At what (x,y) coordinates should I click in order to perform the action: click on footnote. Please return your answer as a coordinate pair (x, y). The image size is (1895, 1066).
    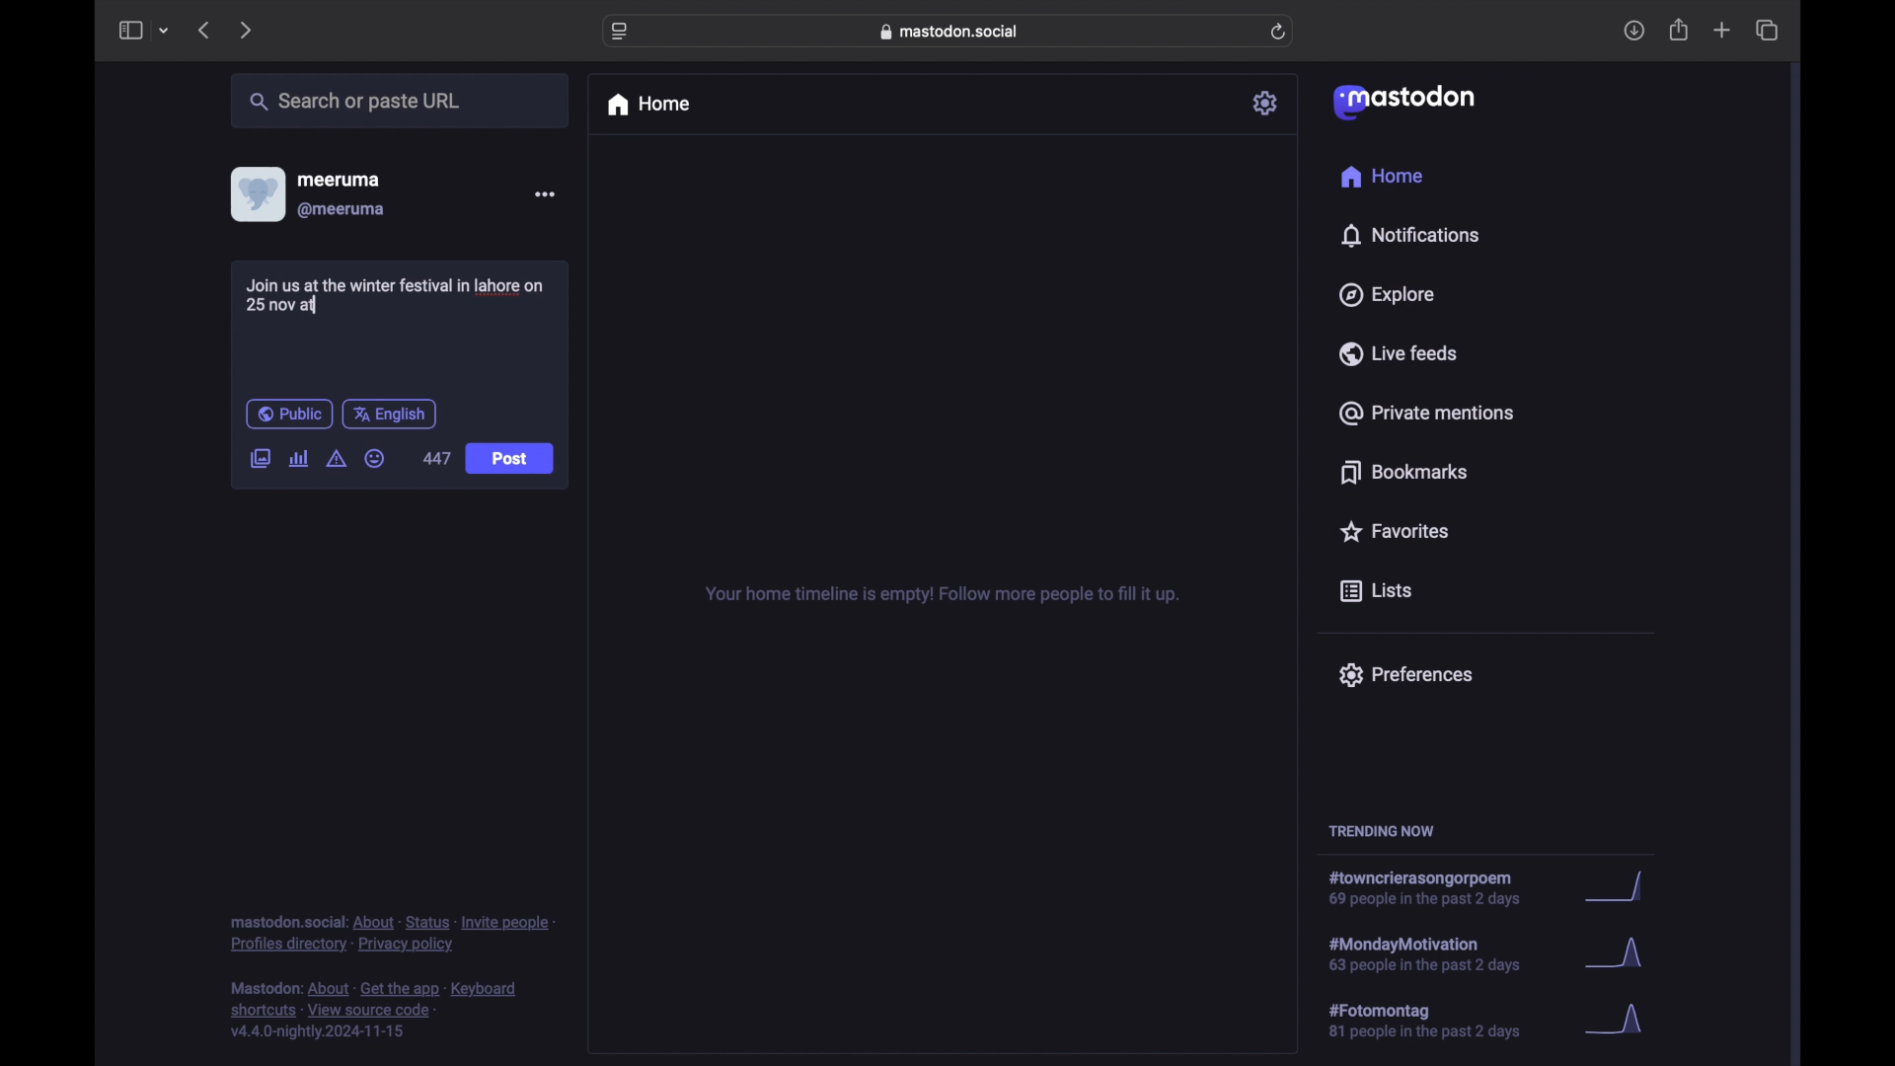
    Looking at the image, I should click on (377, 1011).